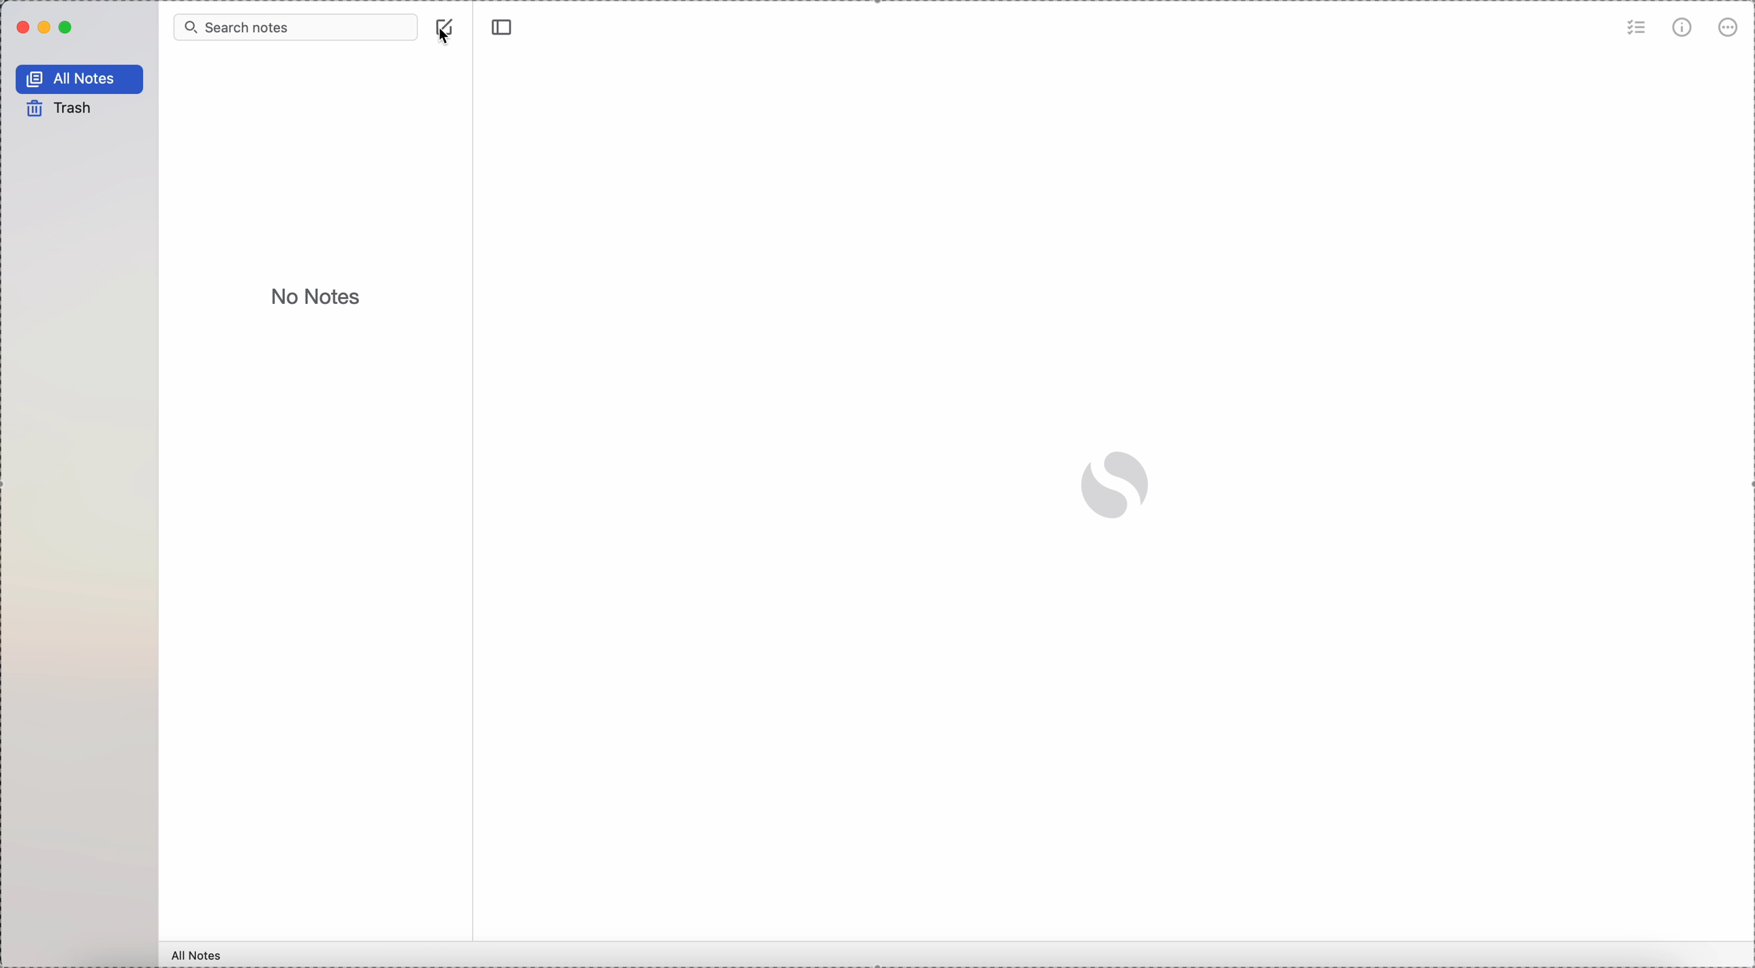 The width and height of the screenshot is (1755, 968). Describe the element at coordinates (67, 28) in the screenshot. I see `maximize Simplenote` at that location.